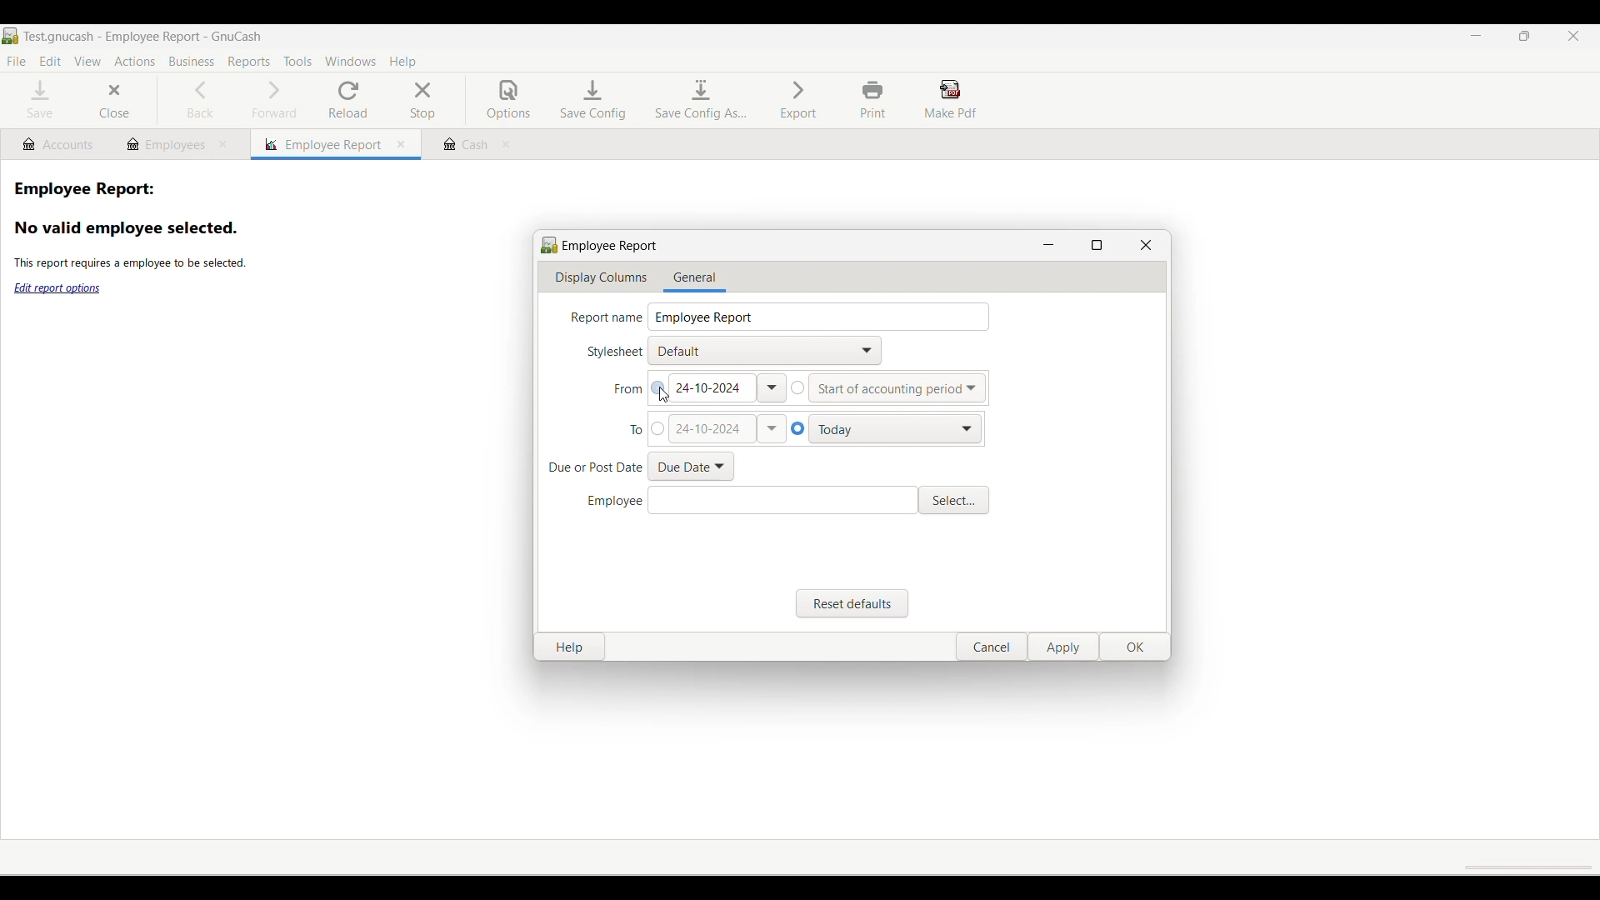 Image resolution: width=1600 pixels, height=900 pixels. I want to click on Select from multiple employee details, so click(954, 501).